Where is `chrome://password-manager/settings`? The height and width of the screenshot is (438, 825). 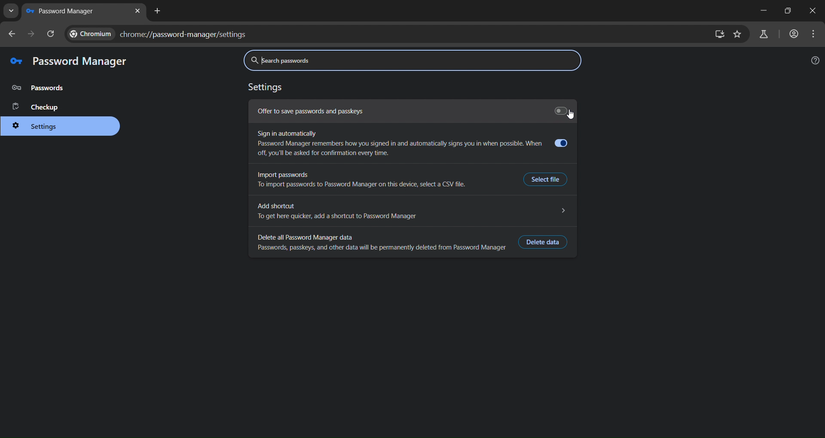
chrome://password-manager/settings is located at coordinates (184, 35).